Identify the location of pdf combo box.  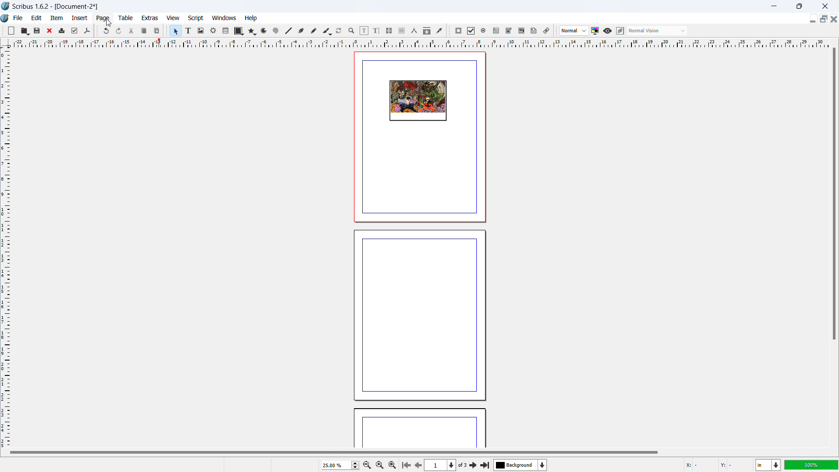
(508, 31).